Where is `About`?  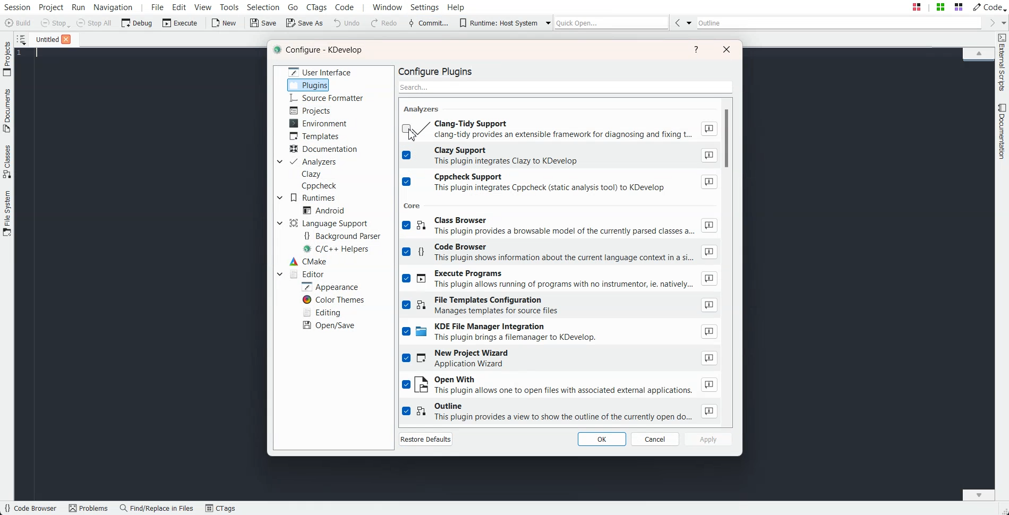 About is located at coordinates (709, 279).